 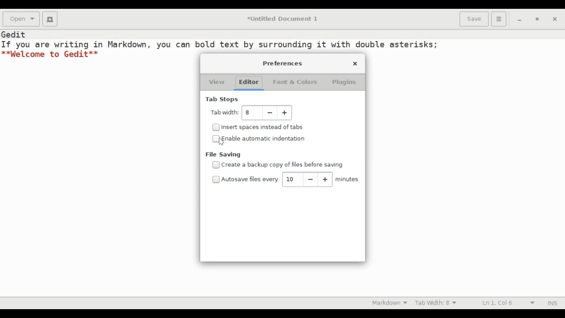 What do you see at coordinates (388, 302) in the screenshot?
I see `Highlight mode otion` at bounding box center [388, 302].